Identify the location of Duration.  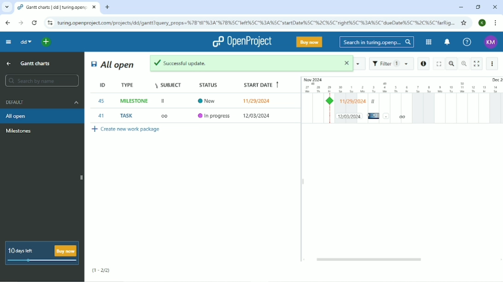
(402, 85).